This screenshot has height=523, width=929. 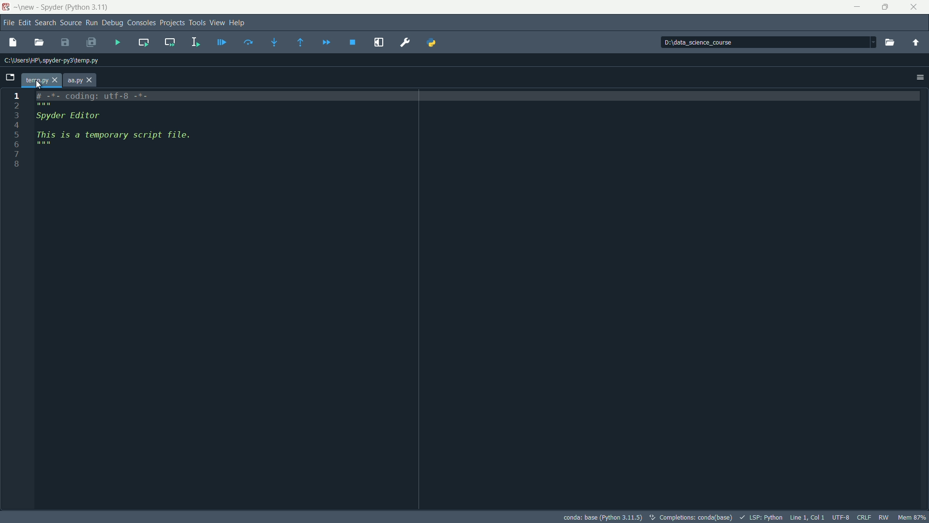 What do you see at coordinates (807, 517) in the screenshot?
I see `cursor position` at bounding box center [807, 517].